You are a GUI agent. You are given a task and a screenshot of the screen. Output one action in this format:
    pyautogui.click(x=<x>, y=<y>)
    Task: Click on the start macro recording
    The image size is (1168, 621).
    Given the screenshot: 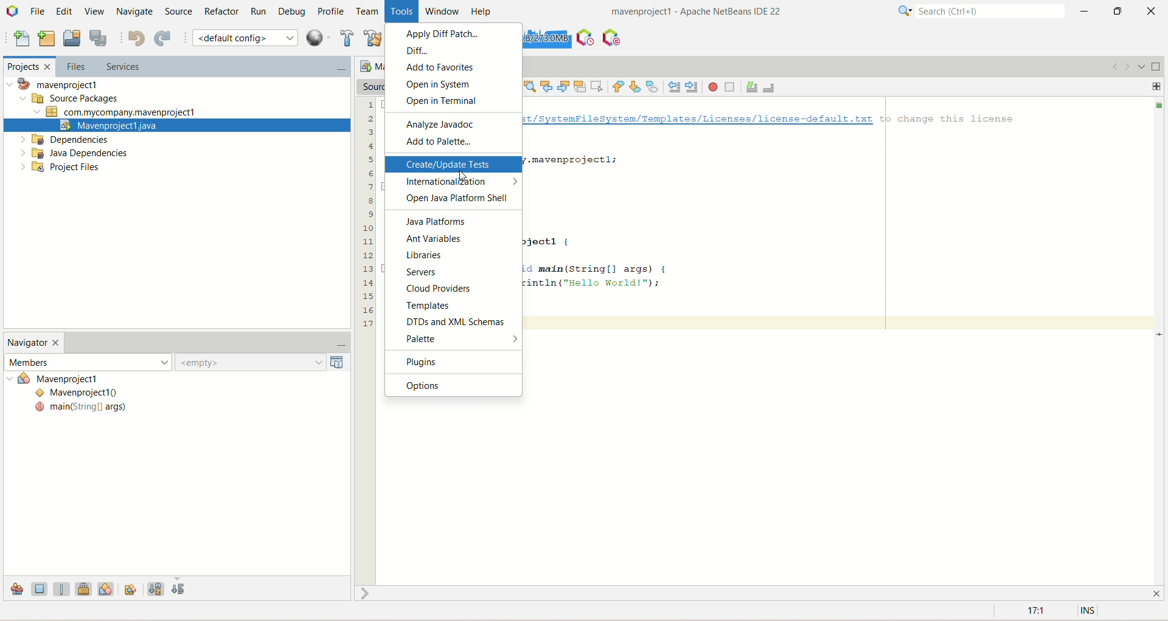 What is the action you would take?
    pyautogui.click(x=714, y=87)
    